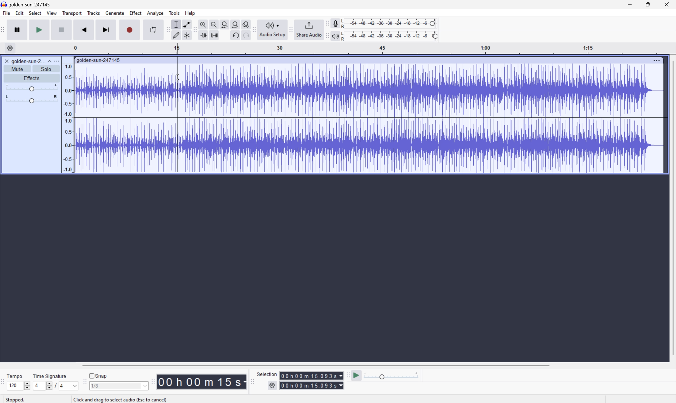 The width and height of the screenshot is (676, 403). Describe the element at coordinates (115, 13) in the screenshot. I see `Generate` at that location.